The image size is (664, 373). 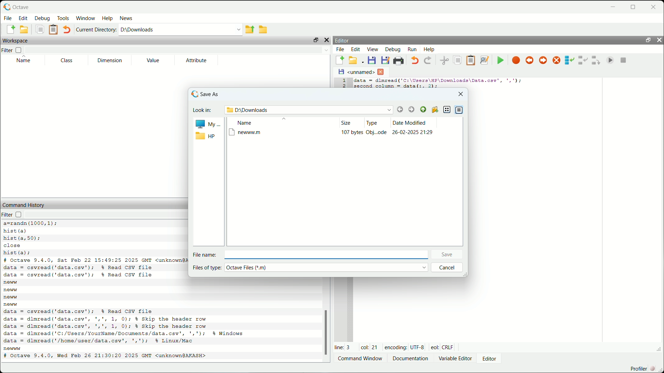 I want to click on My.., so click(x=206, y=124).